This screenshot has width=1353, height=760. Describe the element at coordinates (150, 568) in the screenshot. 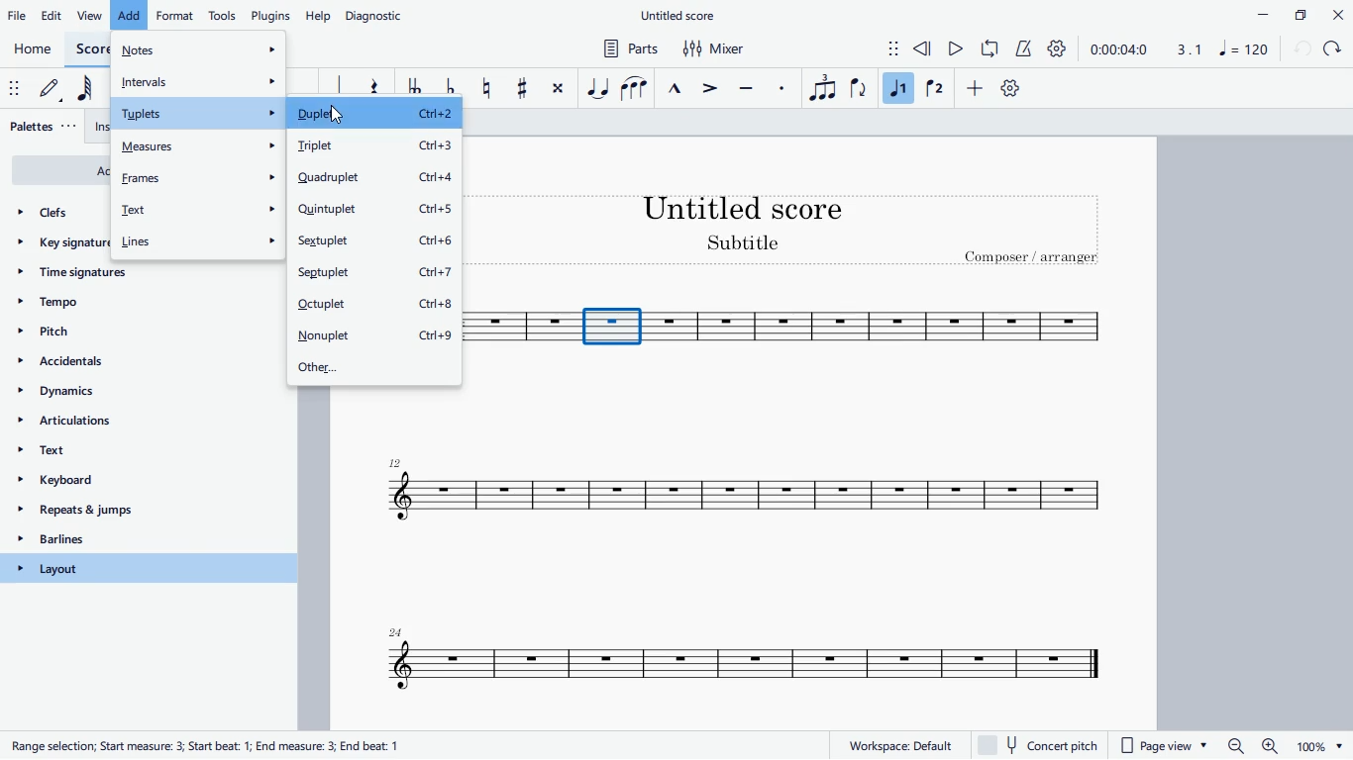

I see `selected palette` at that location.